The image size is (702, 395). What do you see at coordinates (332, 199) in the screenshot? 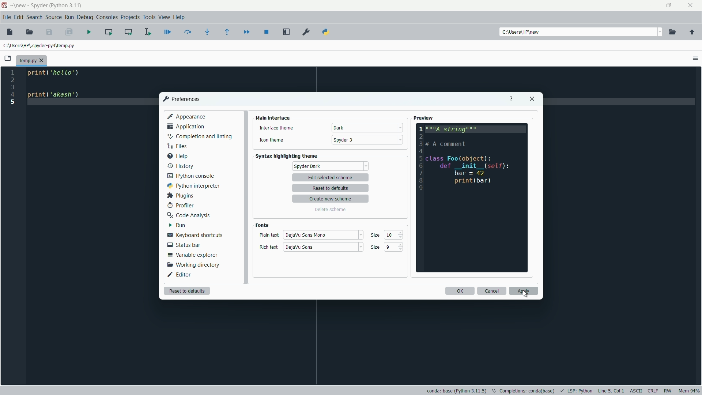
I see `create new scheme` at bounding box center [332, 199].